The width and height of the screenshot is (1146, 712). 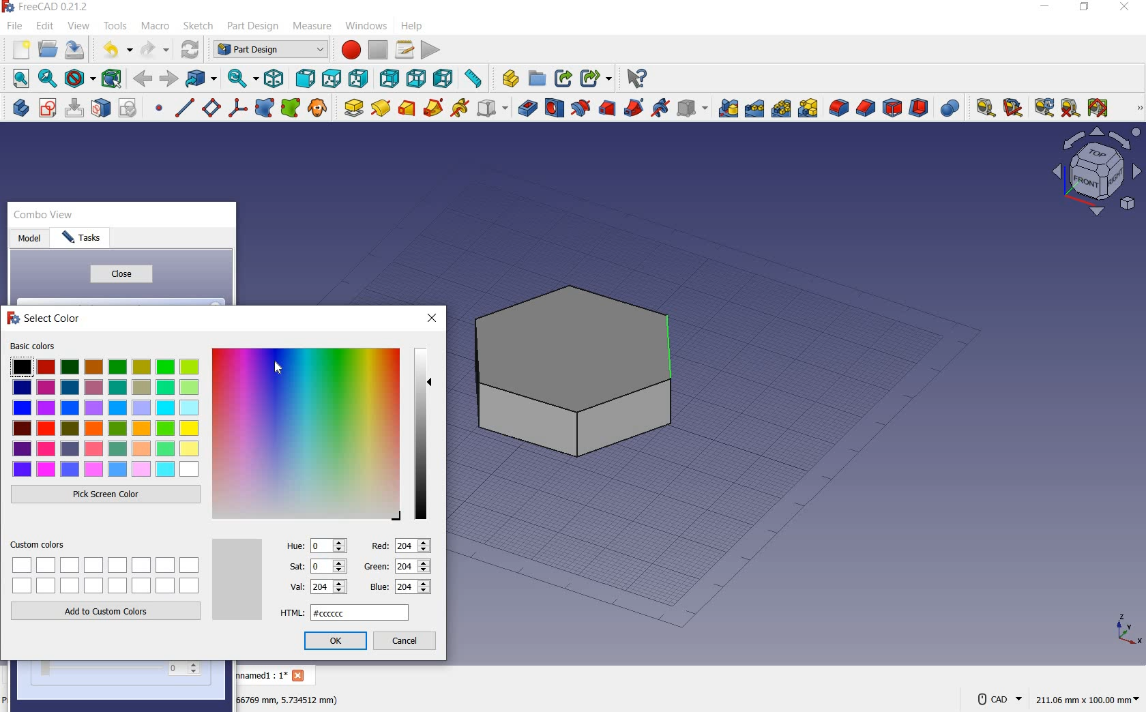 I want to click on measure distance, so click(x=475, y=79).